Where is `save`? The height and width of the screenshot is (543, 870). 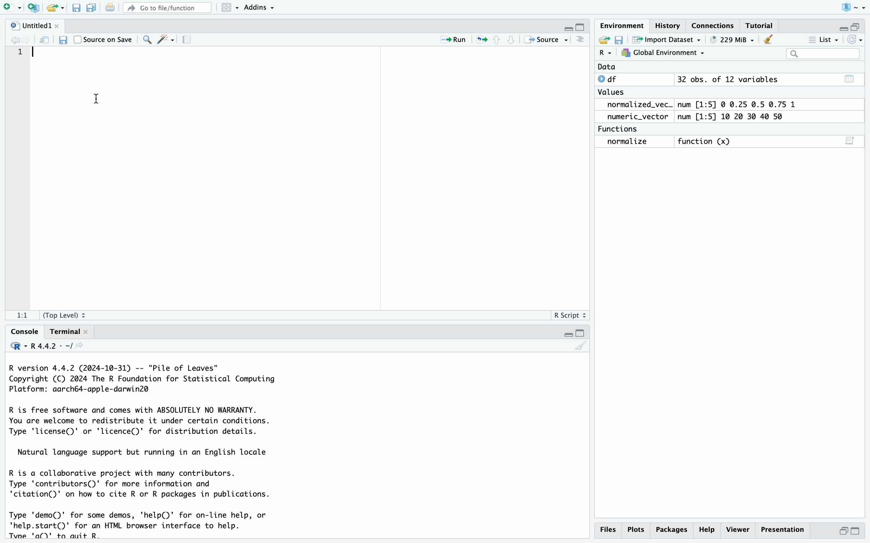
save is located at coordinates (620, 40).